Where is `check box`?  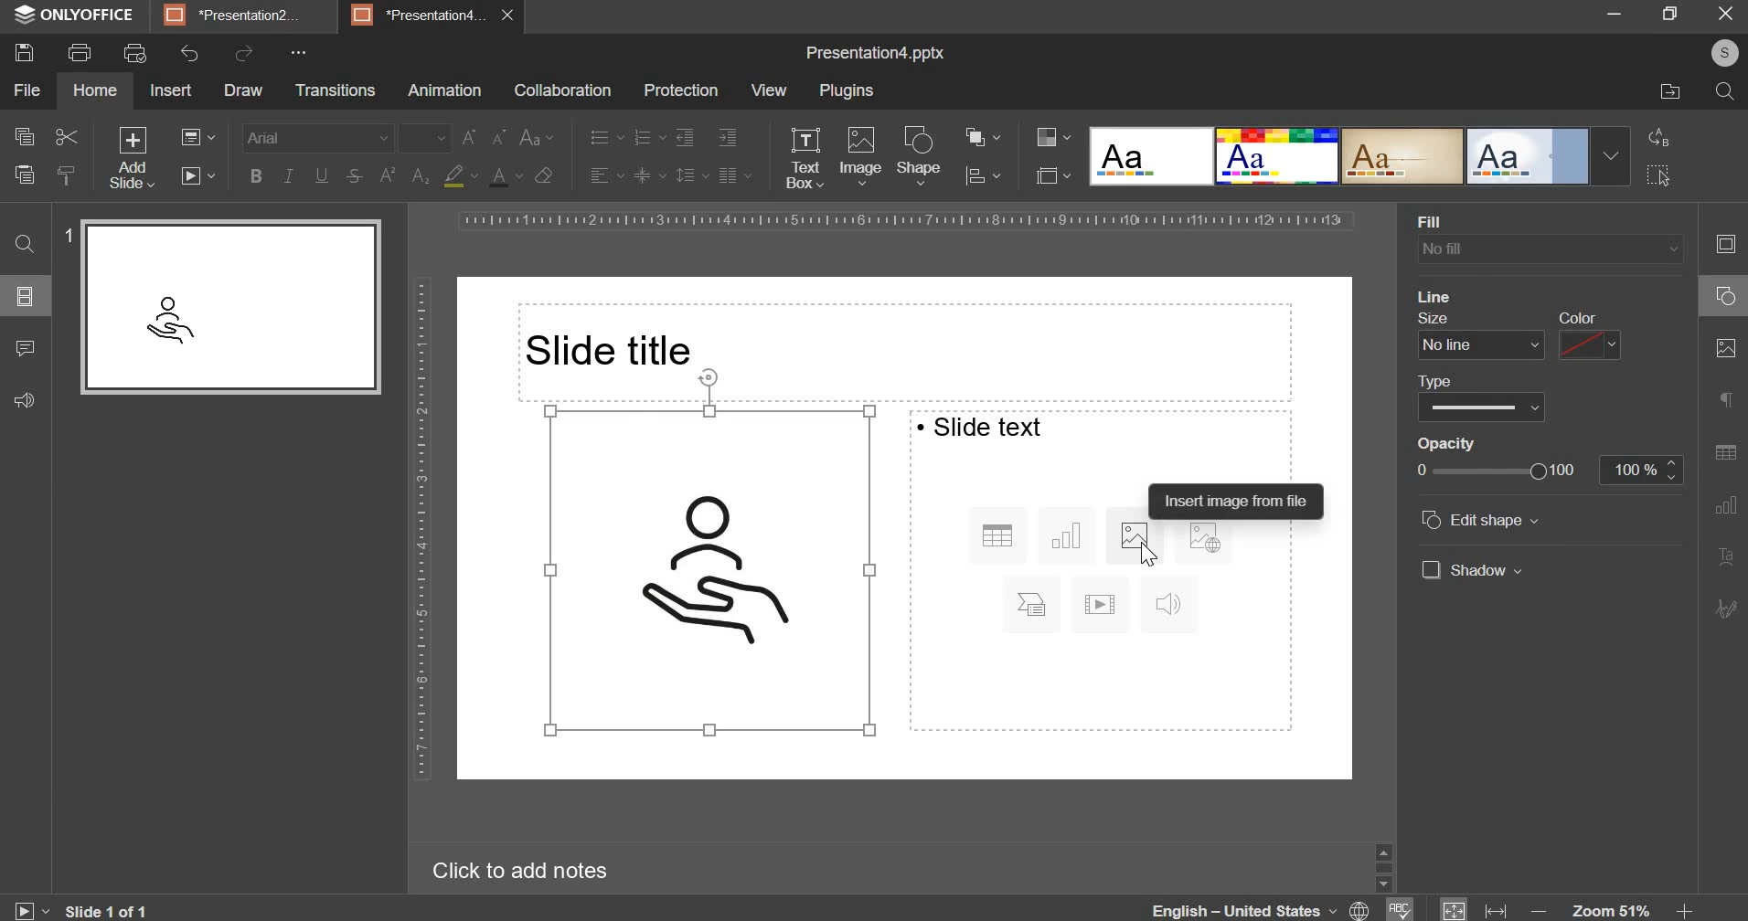 check box is located at coordinates (1428, 566).